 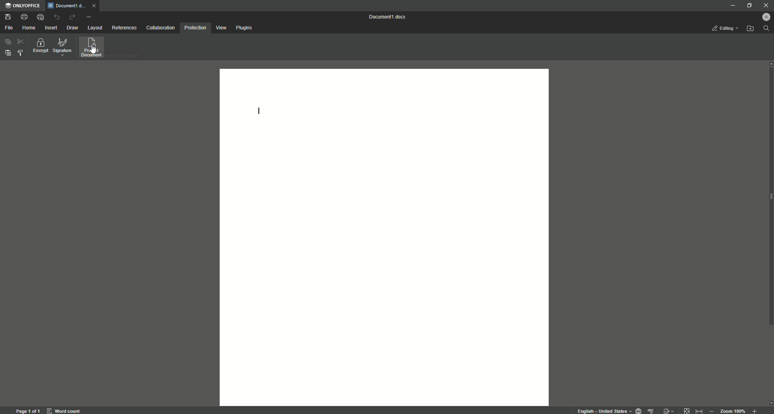 What do you see at coordinates (698, 410) in the screenshot?
I see `fit to width` at bounding box center [698, 410].